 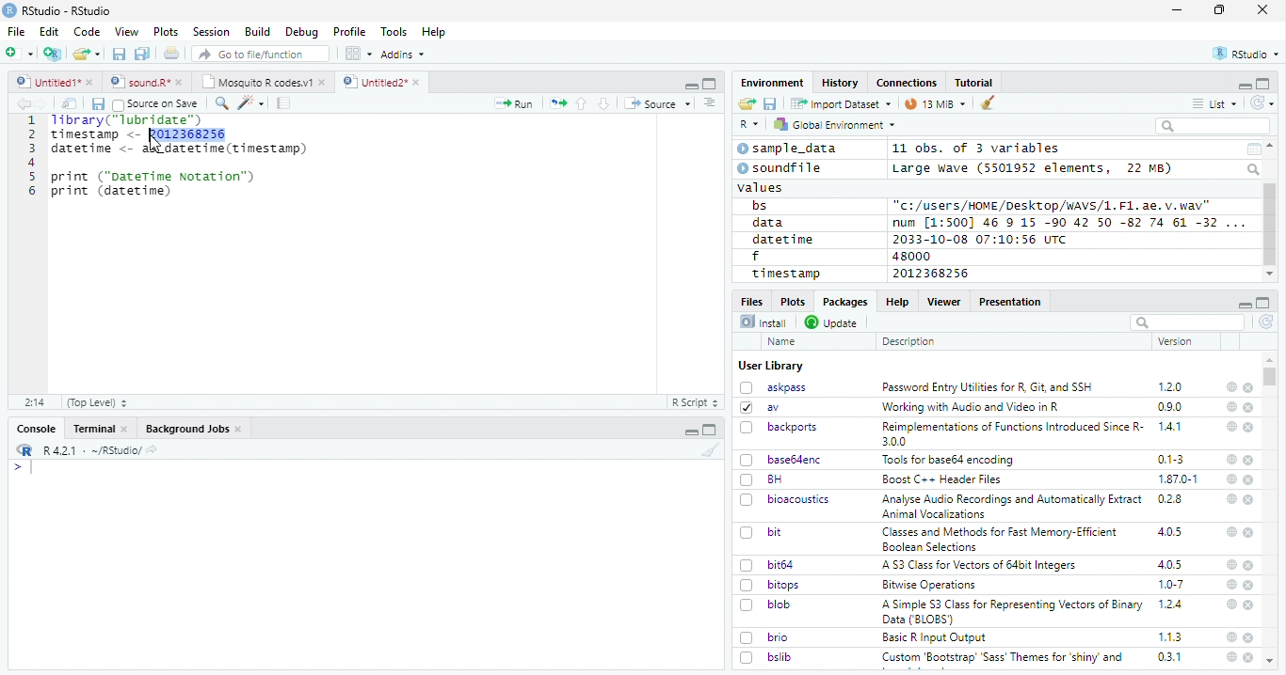 I want to click on Calendar, so click(x=1253, y=149).